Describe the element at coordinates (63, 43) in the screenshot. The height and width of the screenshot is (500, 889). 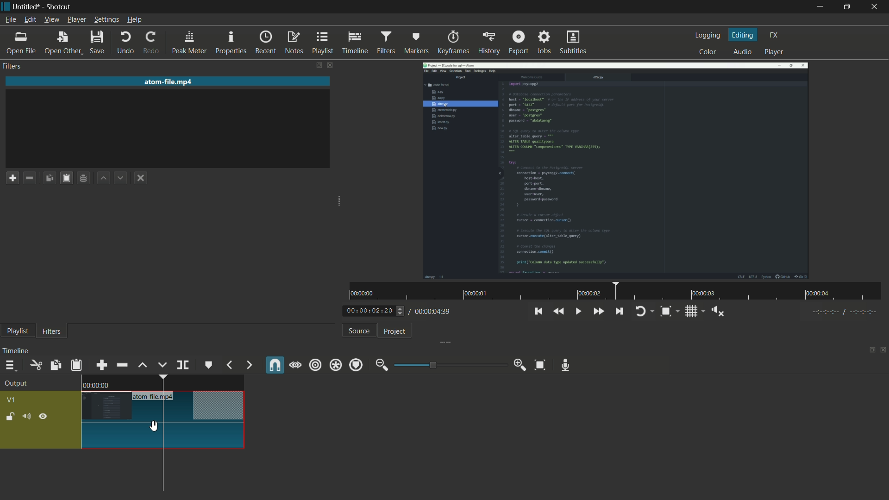
I see `open other` at that location.